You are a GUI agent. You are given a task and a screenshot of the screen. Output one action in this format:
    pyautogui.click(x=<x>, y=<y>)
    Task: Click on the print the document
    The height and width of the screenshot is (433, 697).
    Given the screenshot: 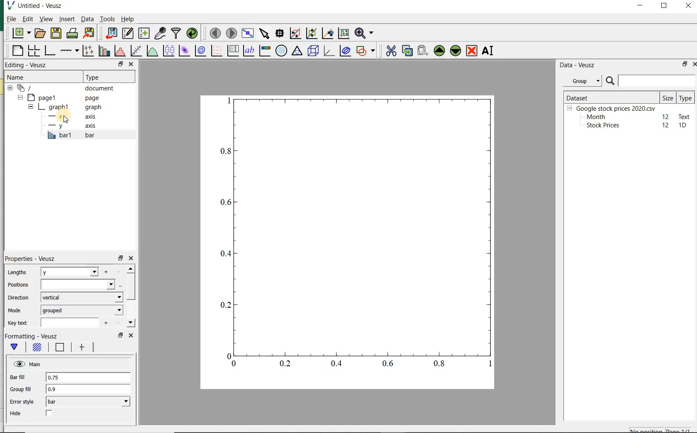 What is the action you would take?
    pyautogui.click(x=72, y=34)
    